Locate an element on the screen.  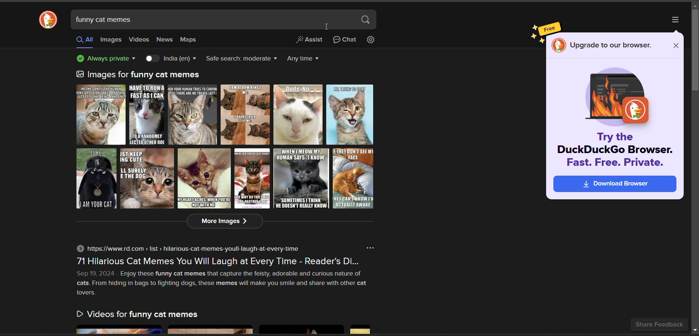
privacy protection badge is located at coordinates (108, 59).